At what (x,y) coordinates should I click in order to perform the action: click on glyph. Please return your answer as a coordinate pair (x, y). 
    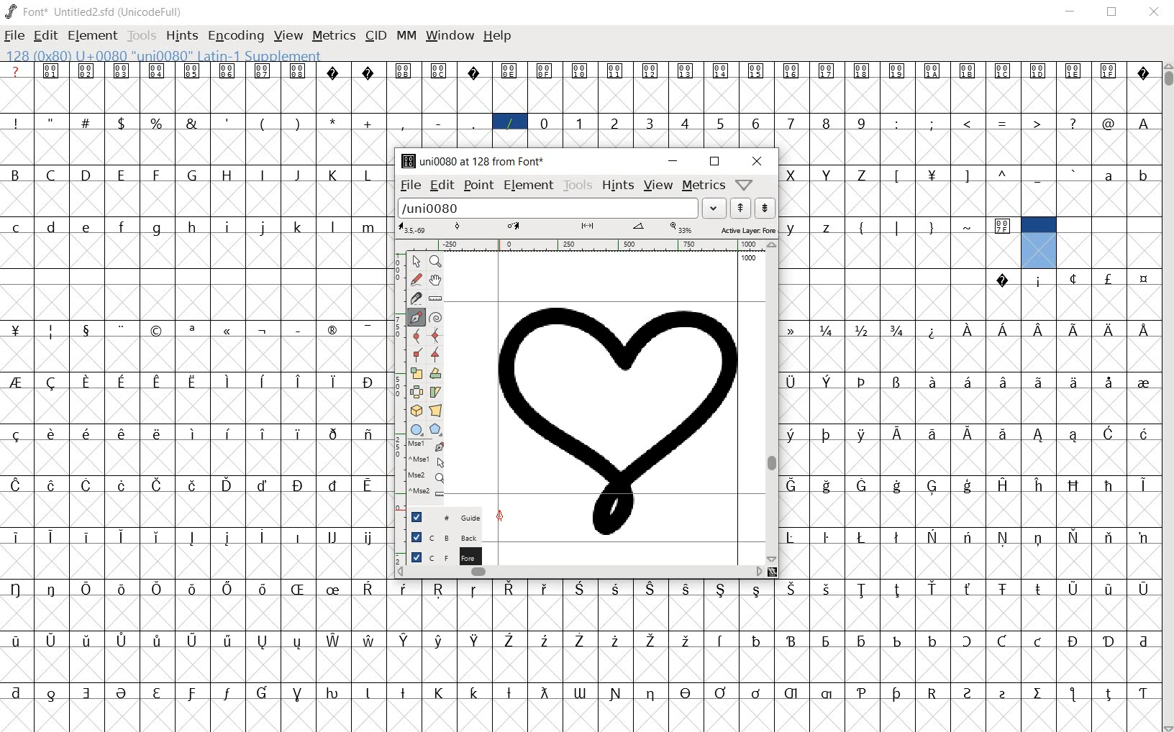
    Looking at the image, I should click on (932, 176).